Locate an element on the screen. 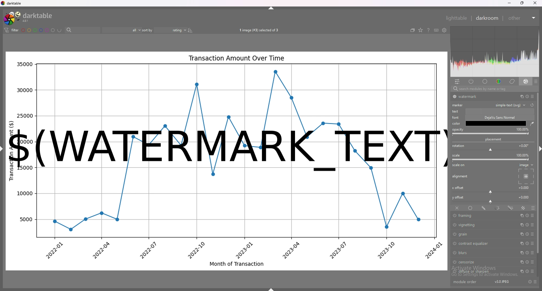 The height and width of the screenshot is (291, 542). presets is located at coordinates (532, 96).